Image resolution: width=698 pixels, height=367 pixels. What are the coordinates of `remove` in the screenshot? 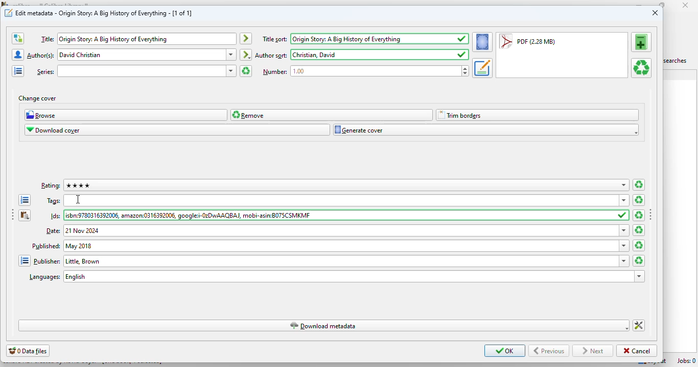 It's located at (332, 115).